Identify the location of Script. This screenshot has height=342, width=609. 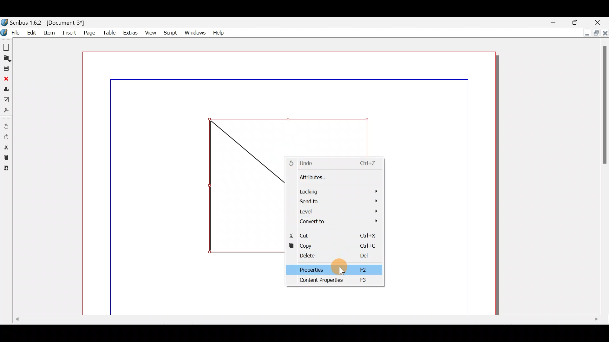
(170, 33).